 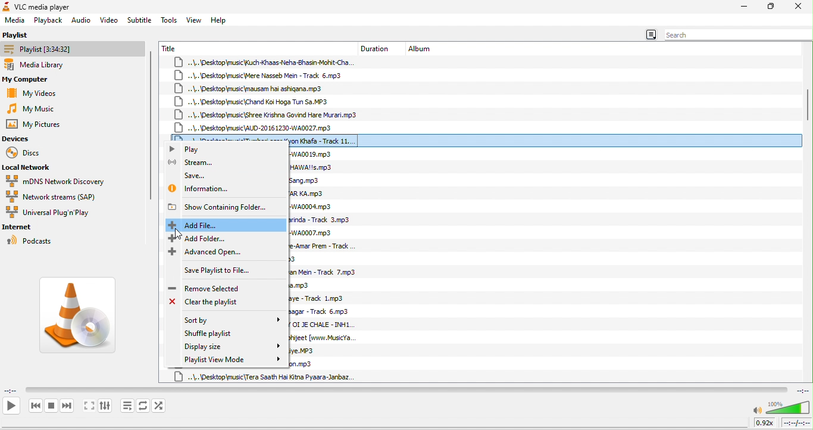 I want to click on +.\..\Desktop\music\AUD-20170113-WA0007.mp3, so click(x=316, y=232).